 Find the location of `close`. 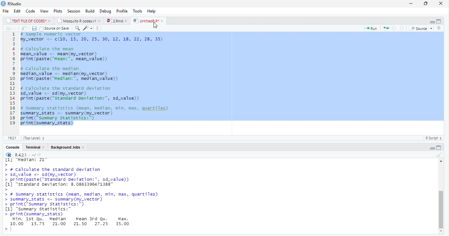

close is located at coordinates (100, 21).